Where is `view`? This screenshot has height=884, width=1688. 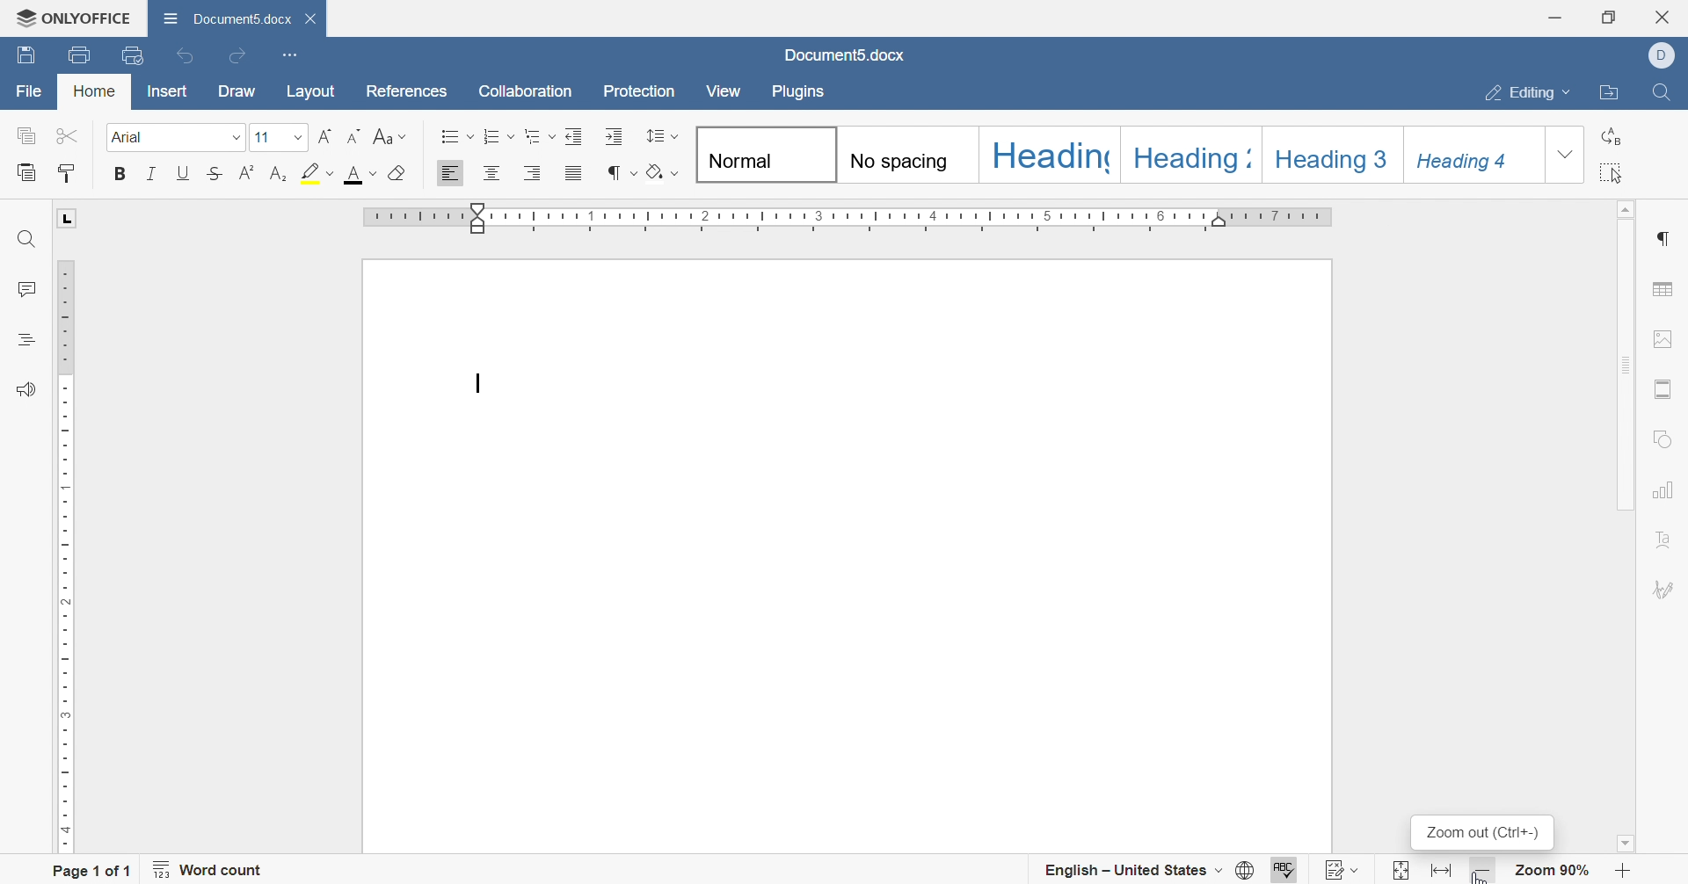 view is located at coordinates (721, 89).